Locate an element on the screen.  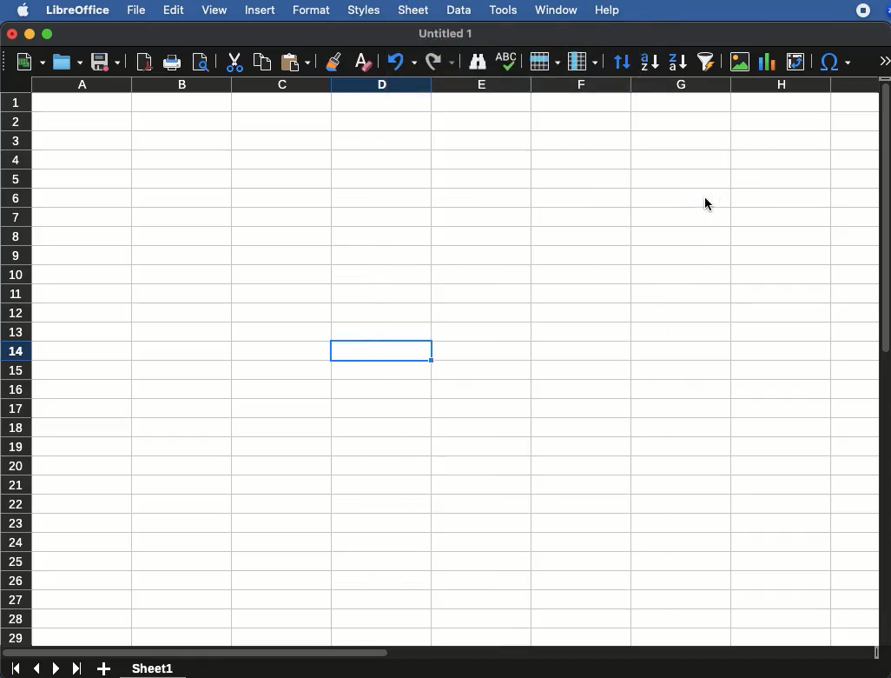
format is located at coordinates (311, 9).